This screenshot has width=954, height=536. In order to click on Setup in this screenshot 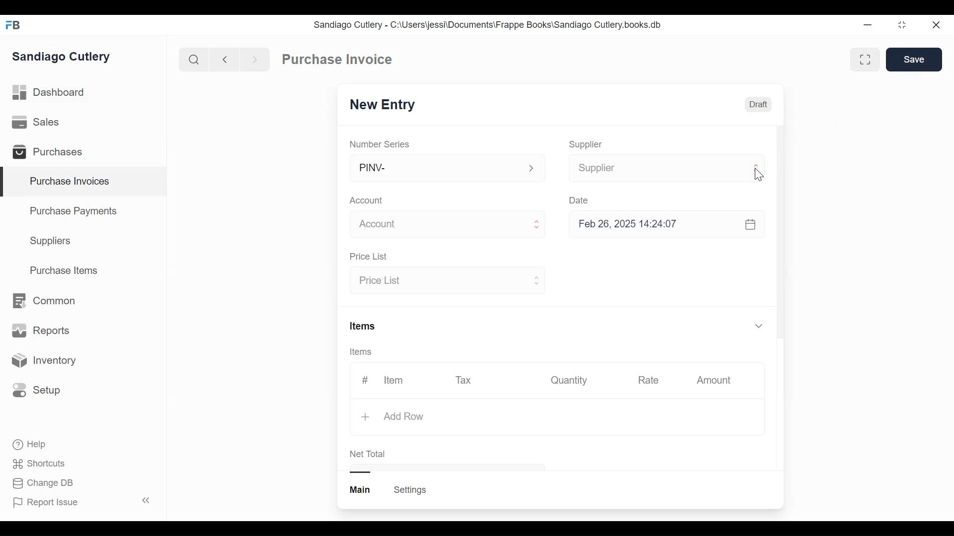, I will do `click(37, 390)`.